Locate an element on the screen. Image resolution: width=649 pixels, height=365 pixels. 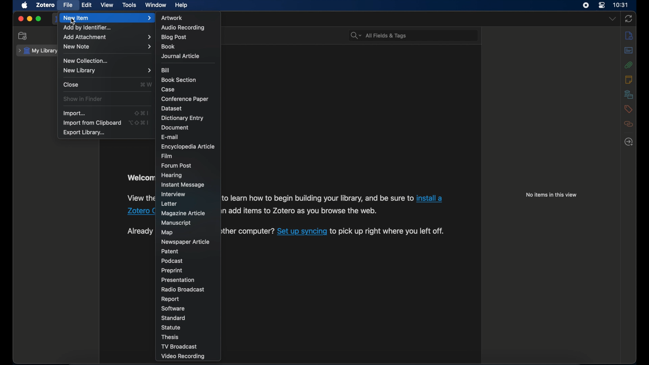
locate is located at coordinates (629, 141).